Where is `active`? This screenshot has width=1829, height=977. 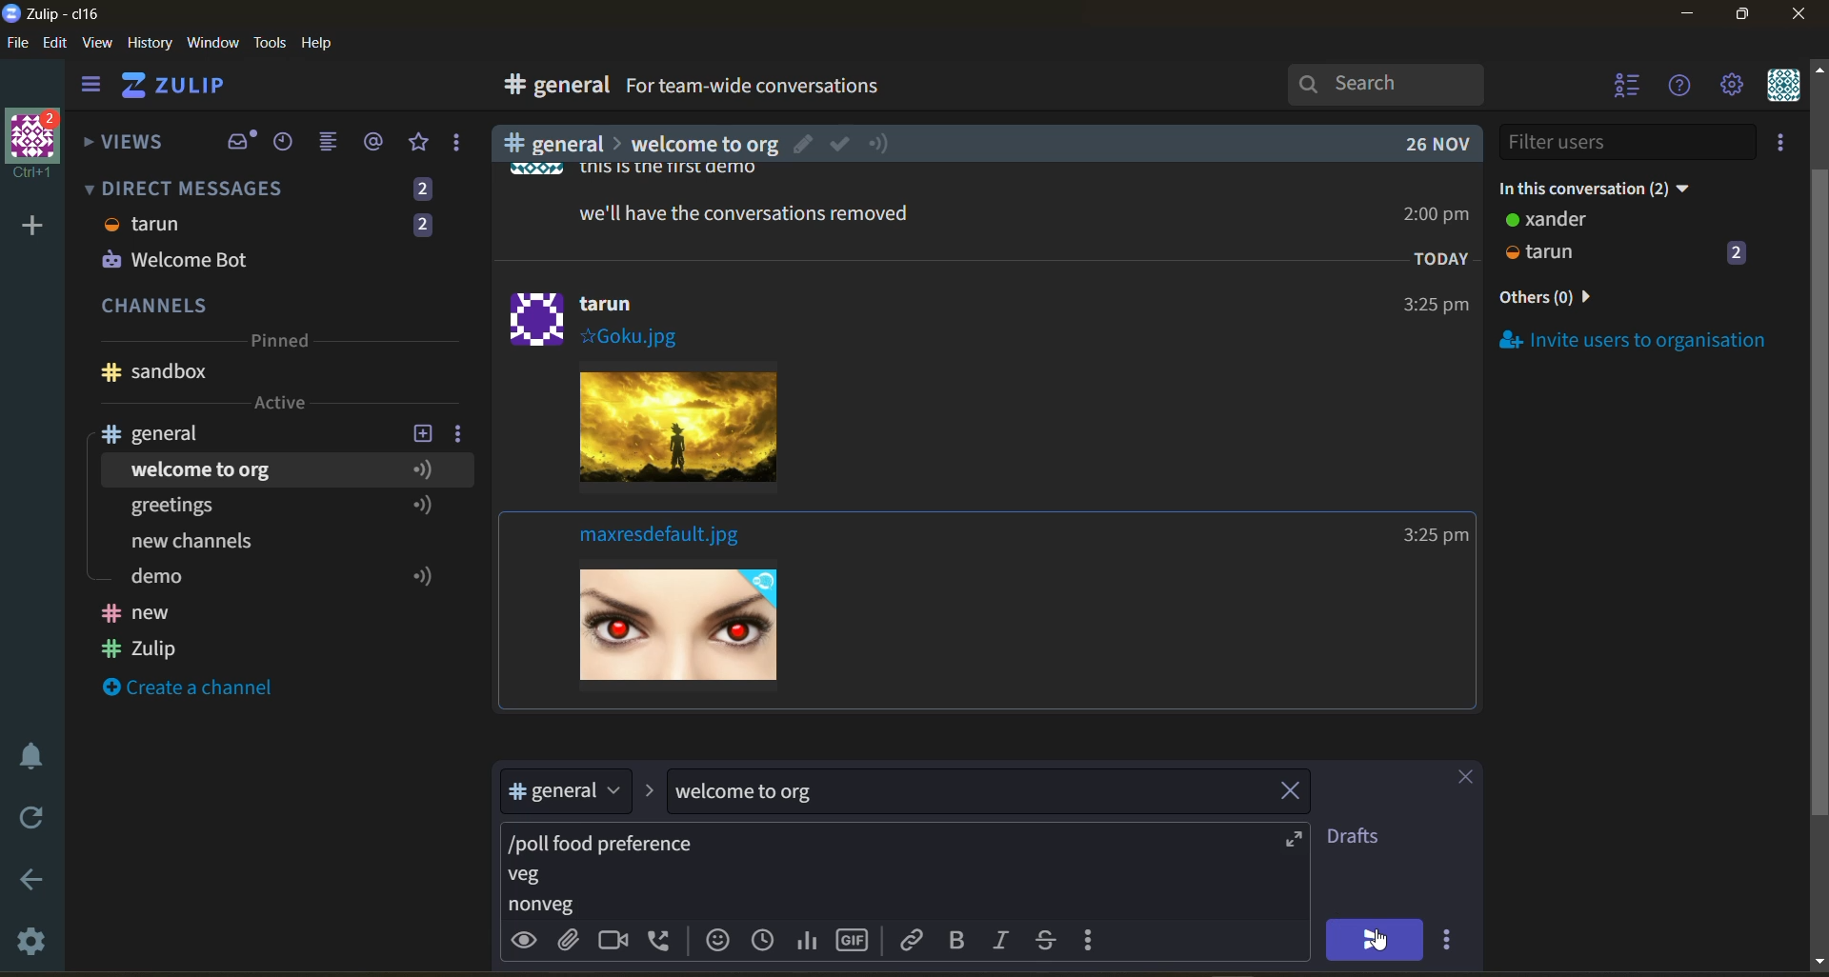
active is located at coordinates (282, 403).